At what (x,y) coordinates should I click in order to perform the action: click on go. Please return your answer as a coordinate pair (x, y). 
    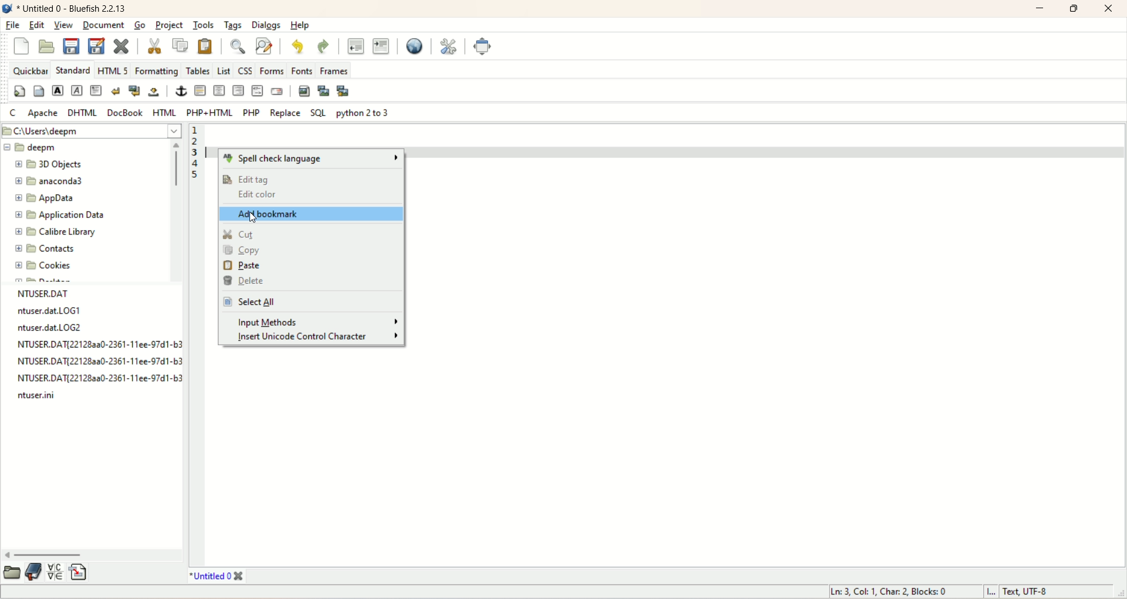
    Looking at the image, I should click on (139, 26).